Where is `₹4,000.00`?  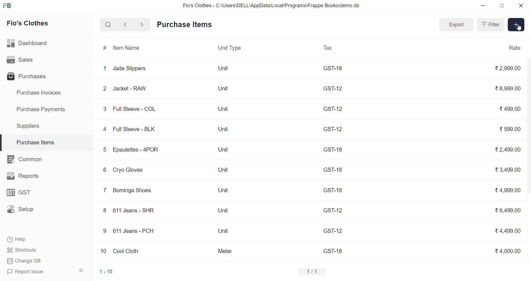
₹4,000.00 is located at coordinates (508, 251).